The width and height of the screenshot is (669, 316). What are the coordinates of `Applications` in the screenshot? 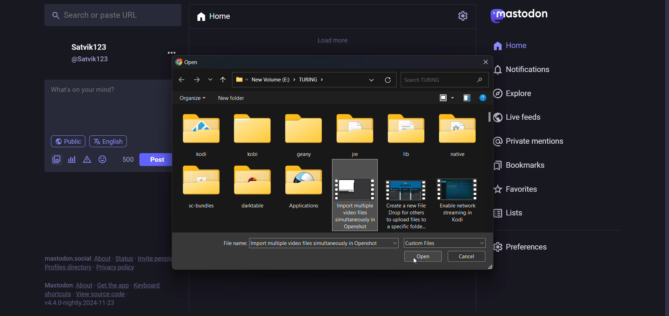 It's located at (307, 188).